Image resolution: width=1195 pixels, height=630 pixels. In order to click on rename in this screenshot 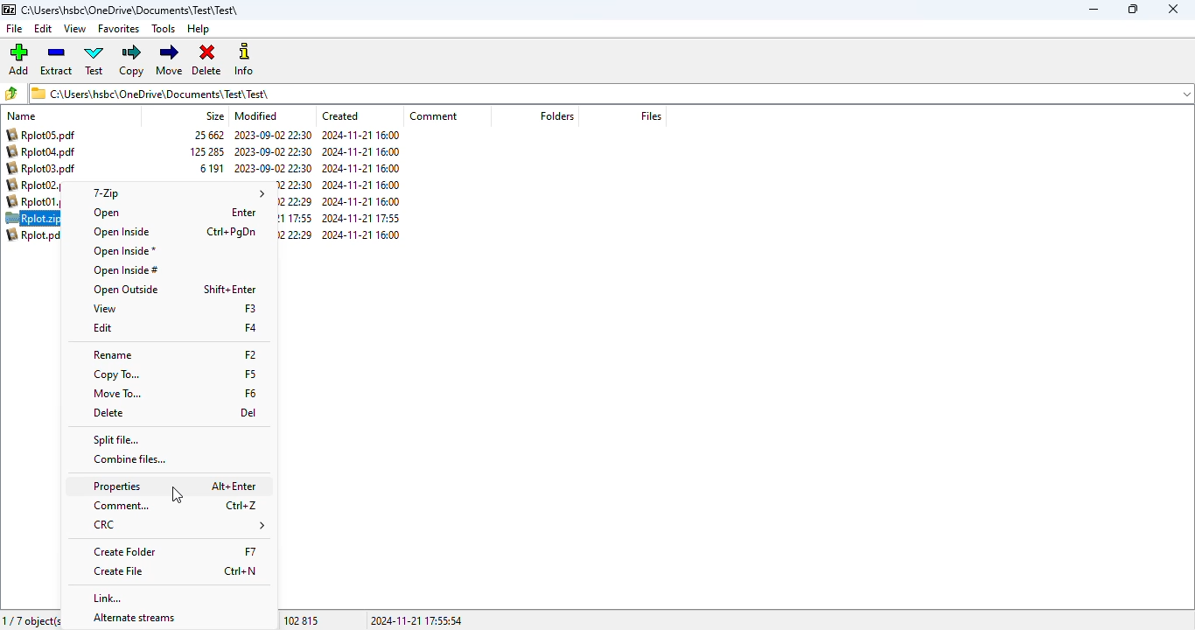, I will do `click(115, 355)`.